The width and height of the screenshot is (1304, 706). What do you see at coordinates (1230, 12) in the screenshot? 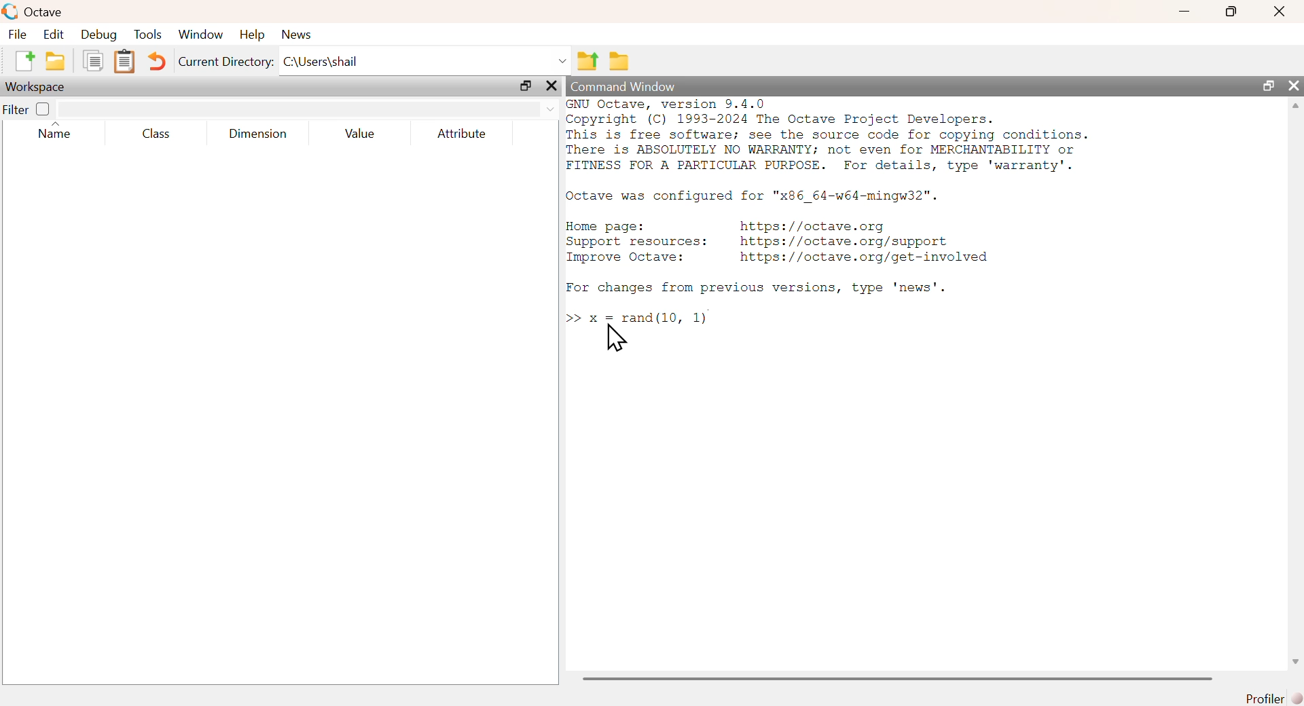
I see `maximize` at bounding box center [1230, 12].